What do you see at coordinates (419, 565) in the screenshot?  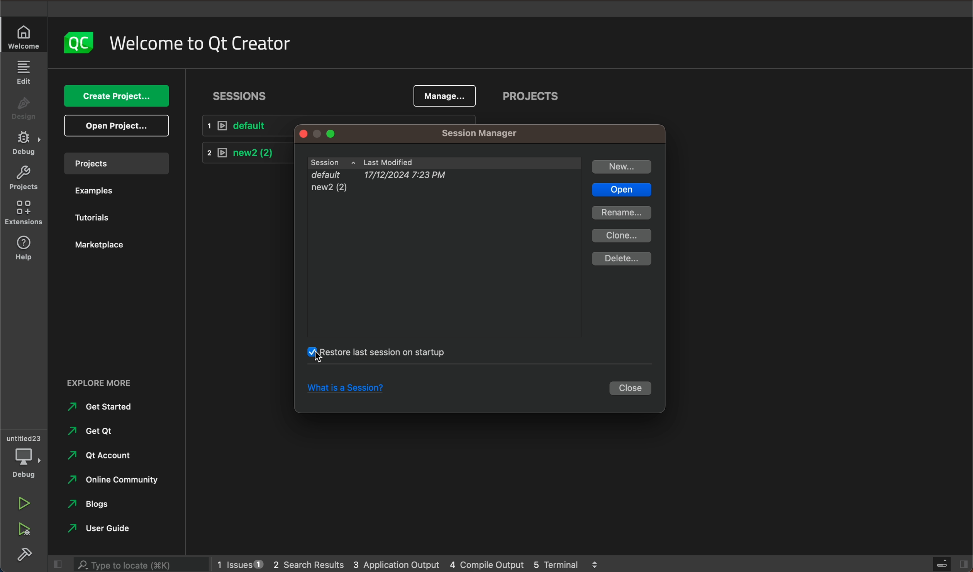 I see `logs` at bounding box center [419, 565].